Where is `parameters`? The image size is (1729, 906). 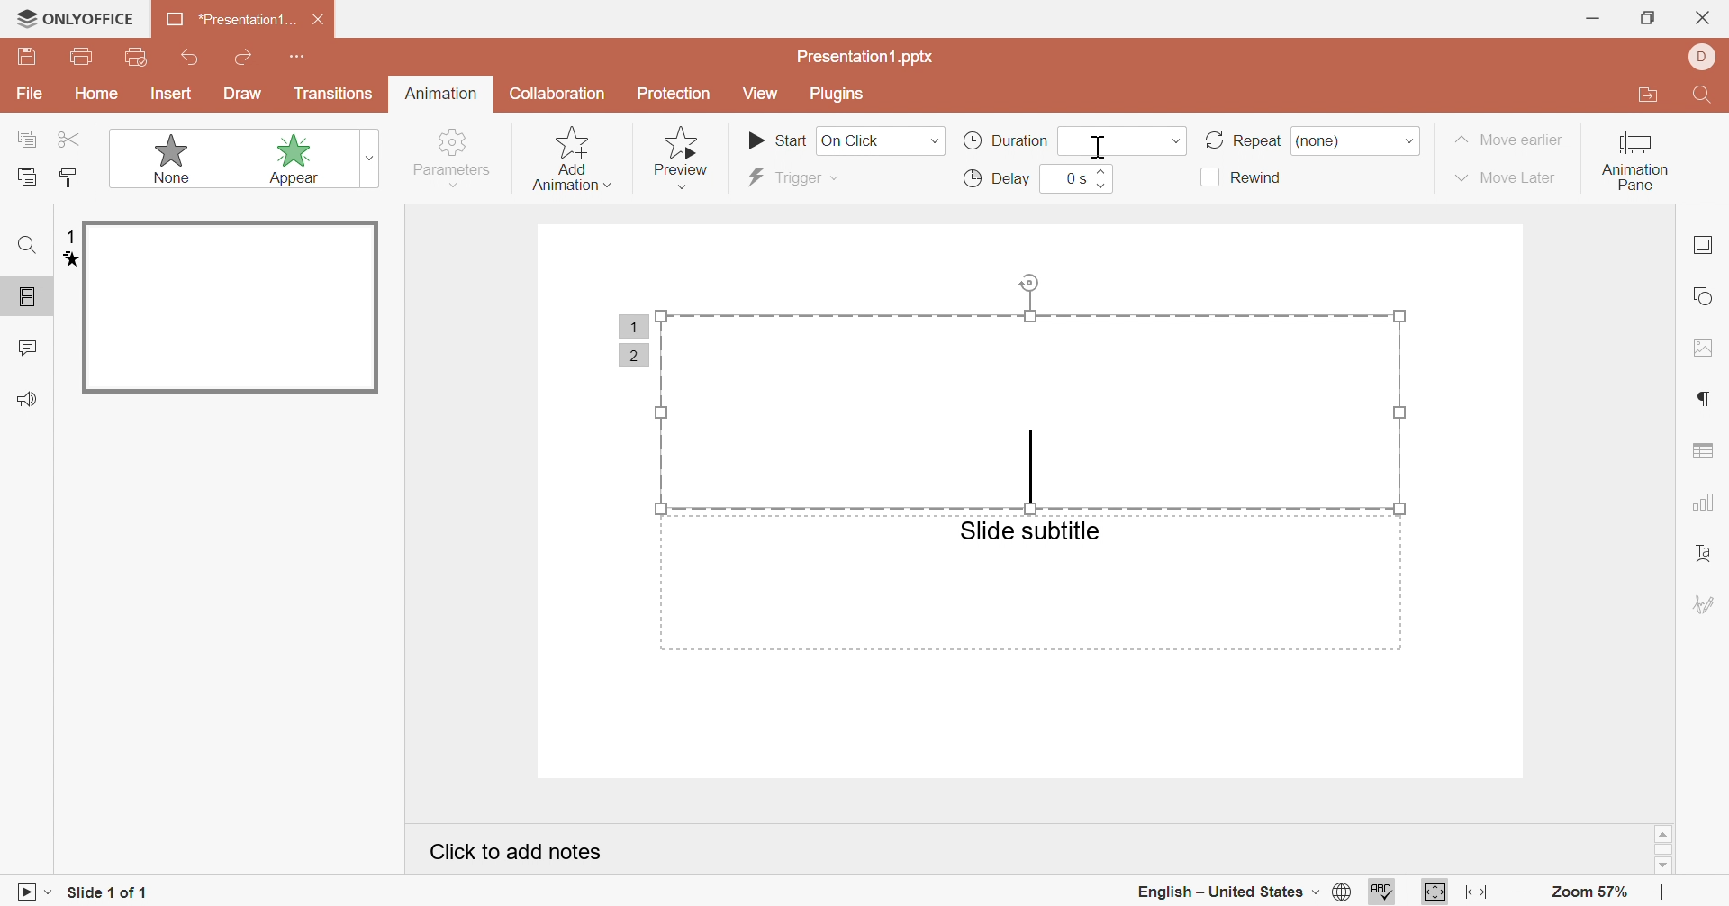 parameters is located at coordinates (454, 158).